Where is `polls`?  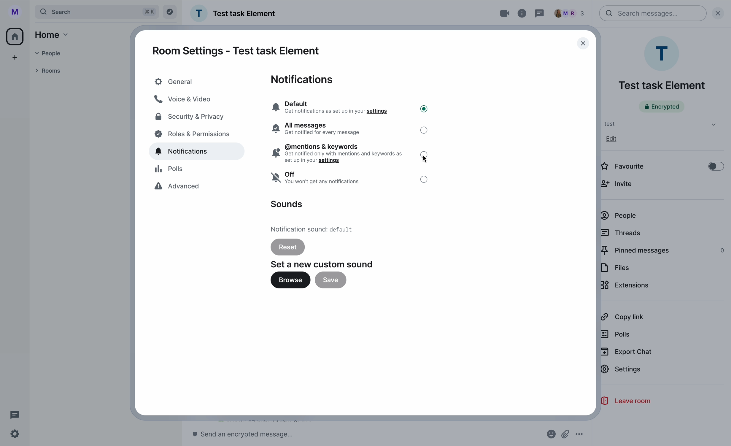 polls is located at coordinates (171, 169).